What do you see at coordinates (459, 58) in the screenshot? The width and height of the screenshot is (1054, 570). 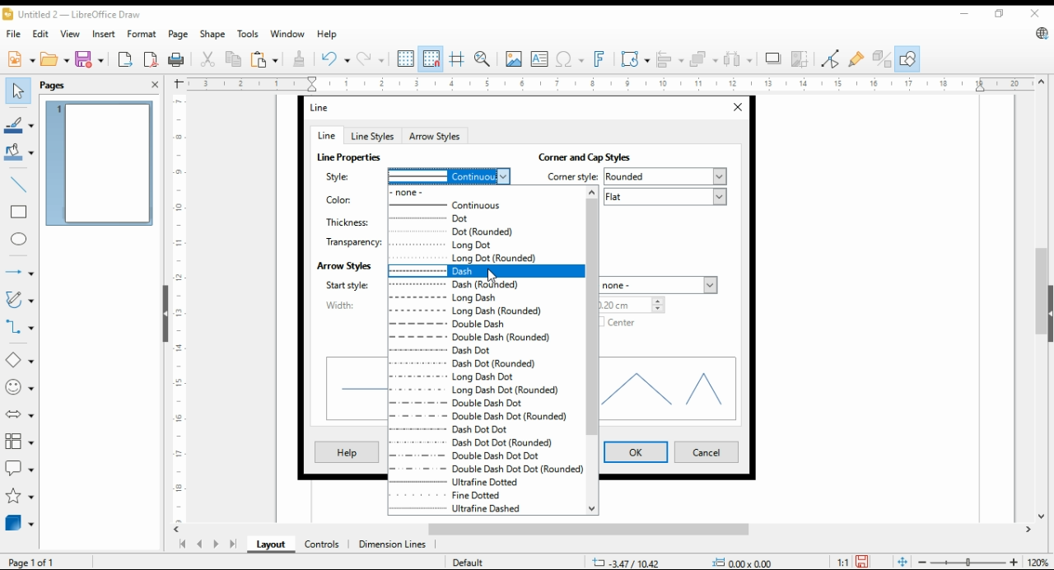 I see `helplines while moving` at bounding box center [459, 58].